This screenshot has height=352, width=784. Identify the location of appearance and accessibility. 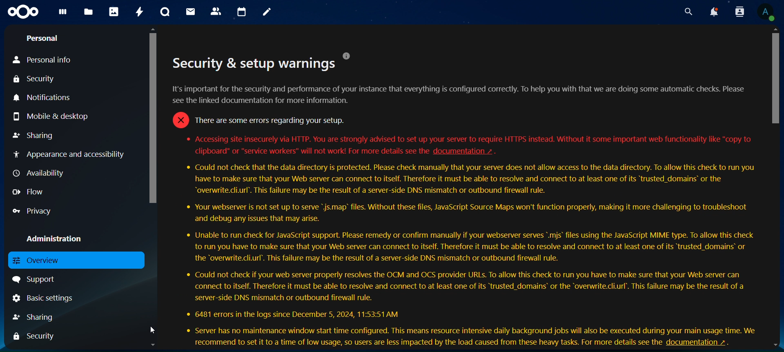
(69, 154).